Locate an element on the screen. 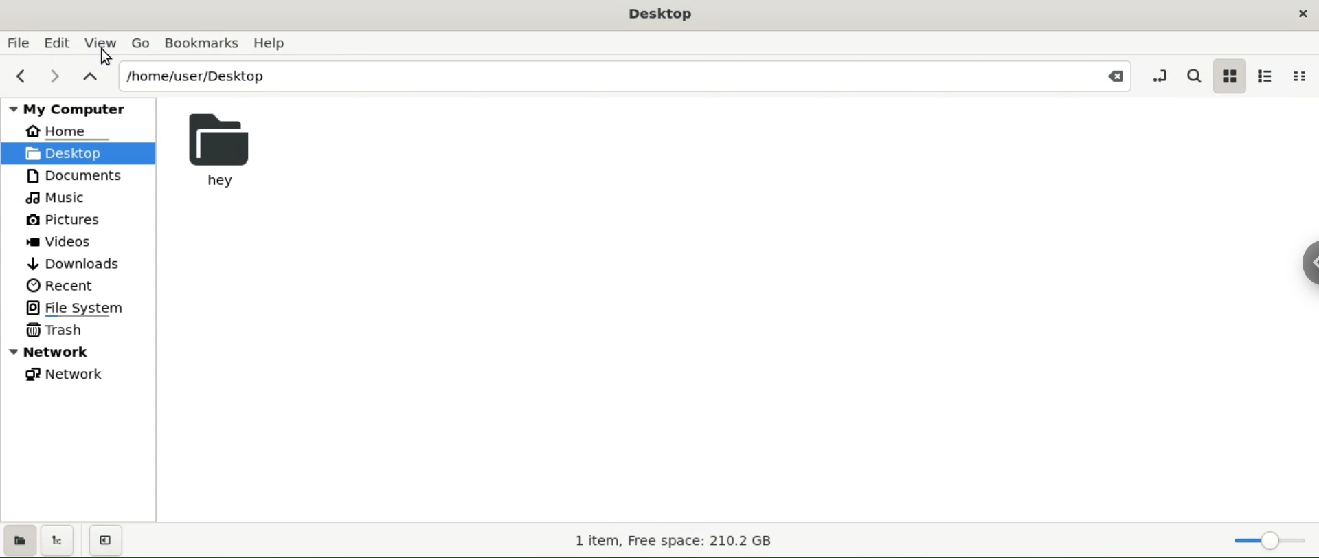  videos is located at coordinates (60, 242).